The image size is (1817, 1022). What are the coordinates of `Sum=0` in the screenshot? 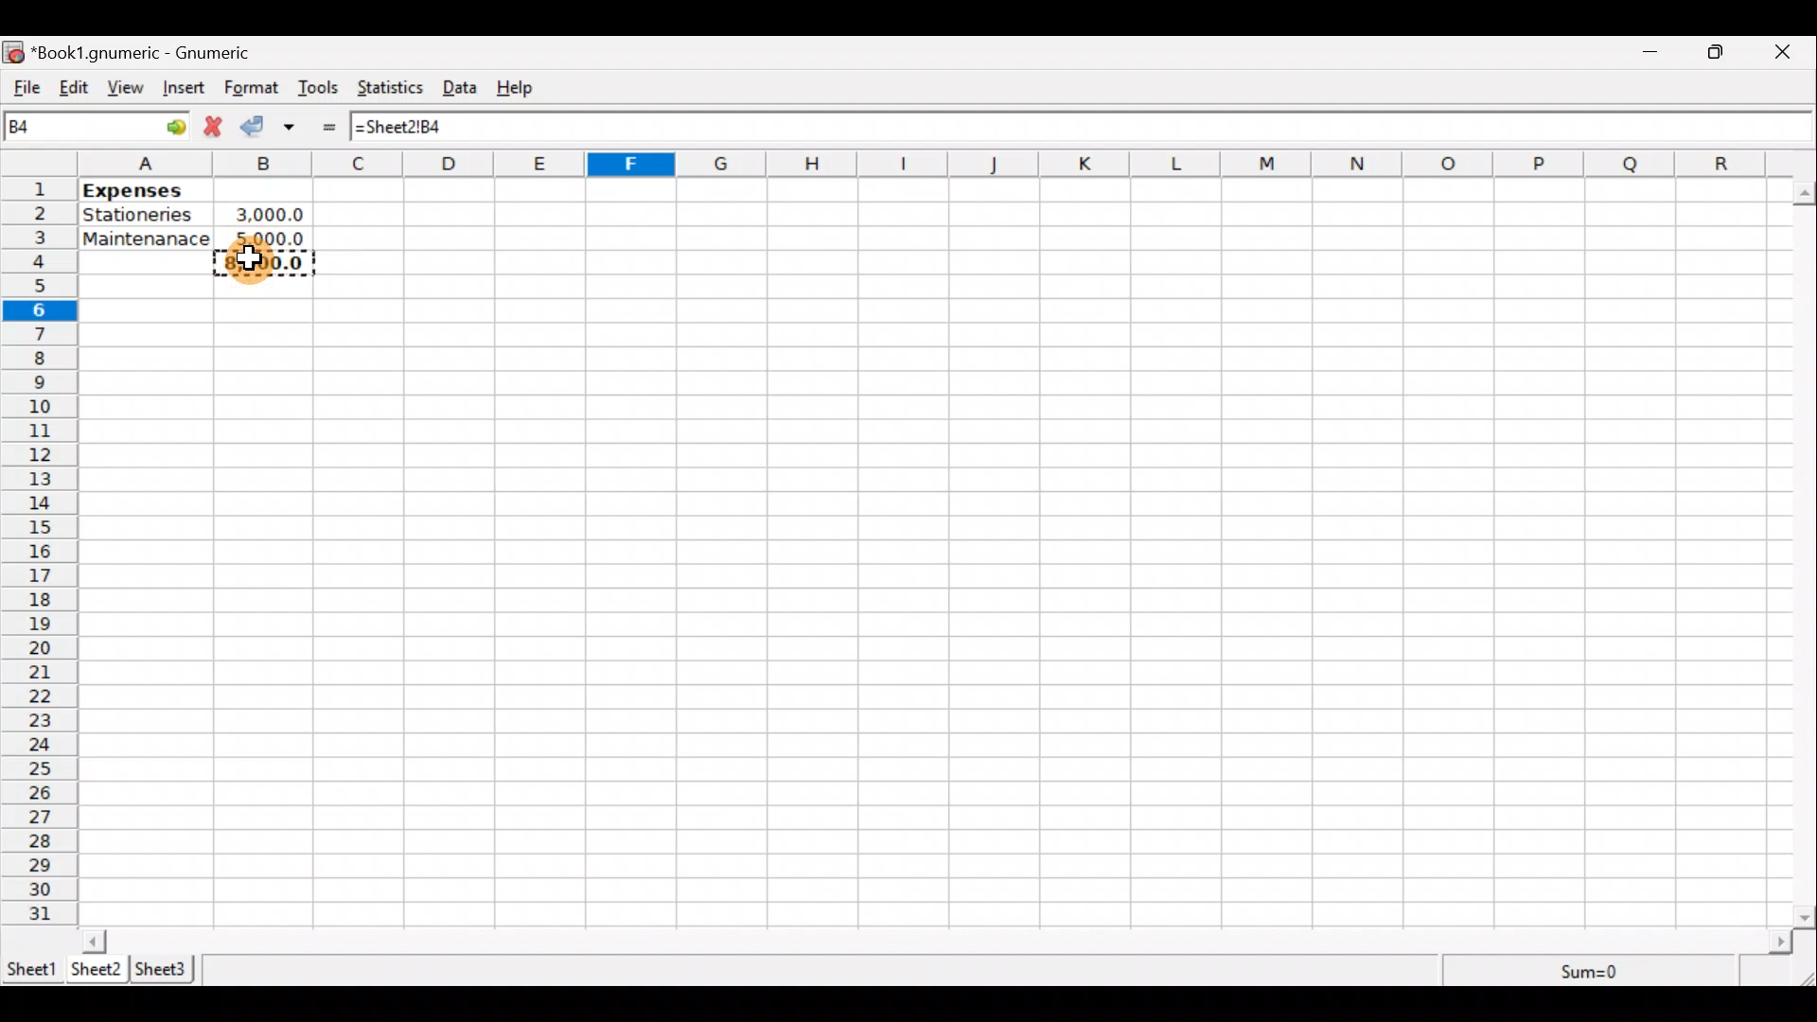 It's located at (1592, 973).